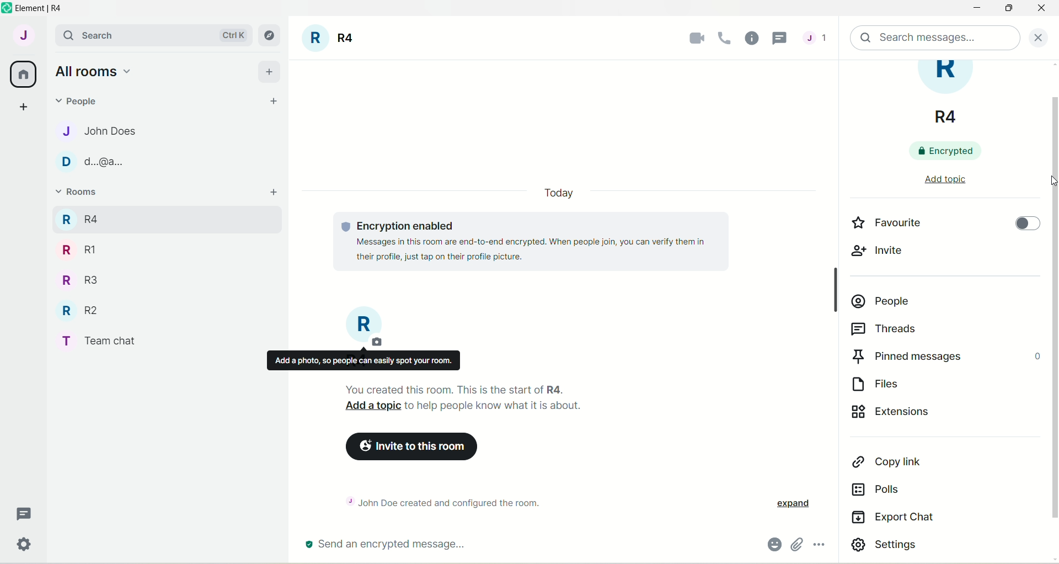 Image resolution: width=1059 pixels, height=564 pixels. What do you see at coordinates (1011, 9) in the screenshot?
I see `maximize` at bounding box center [1011, 9].